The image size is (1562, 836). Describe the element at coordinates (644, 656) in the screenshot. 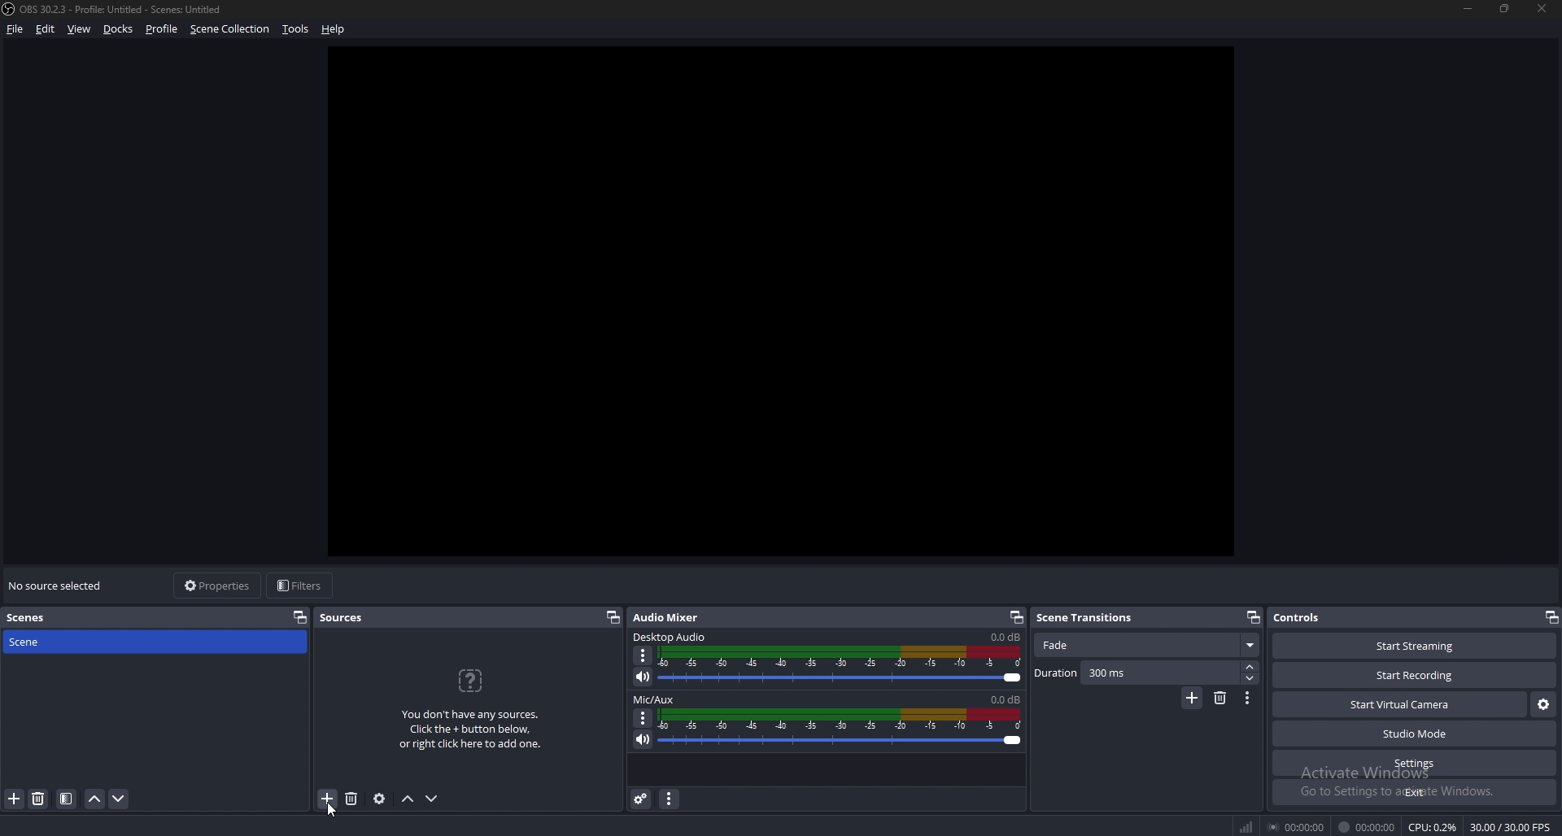

I see `Options` at that location.